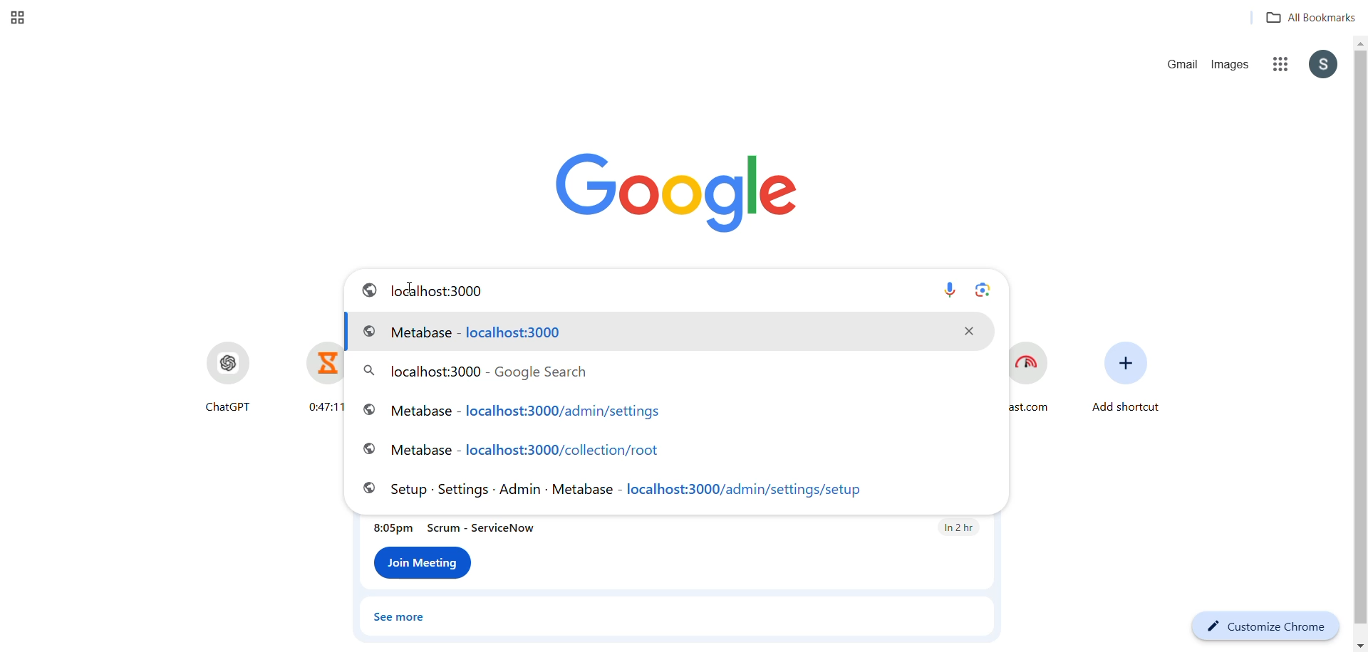 The width and height of the screenshot is (1368, 652). Describe the element at coordinates (985, 291) in the screenshot. I see `Lens` at that location.